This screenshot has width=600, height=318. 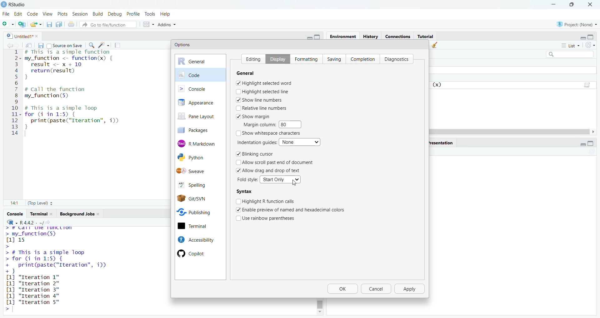 What do you see at coordinates (198, 158) in the screenshot?
I see `Python` at bounding box center [198, 158].